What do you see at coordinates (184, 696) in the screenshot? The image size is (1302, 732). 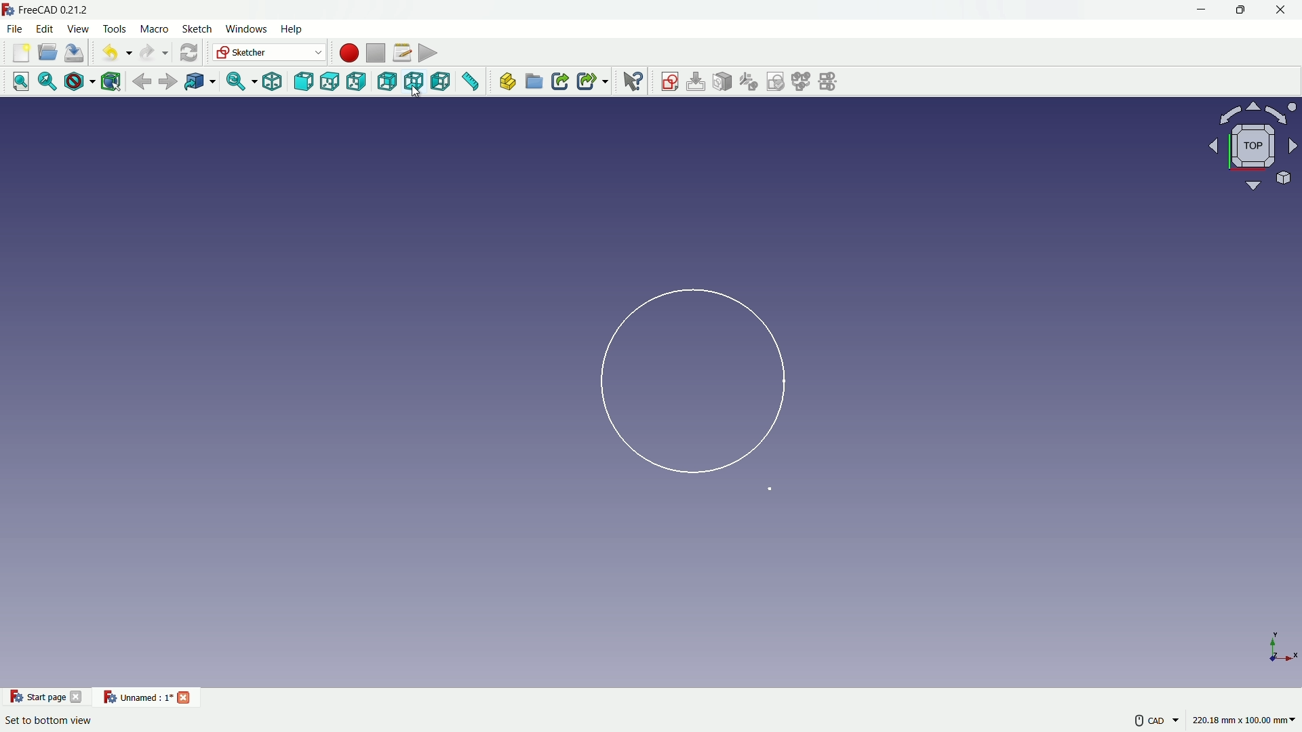 I see `close file` at bounding box center [184, 696].